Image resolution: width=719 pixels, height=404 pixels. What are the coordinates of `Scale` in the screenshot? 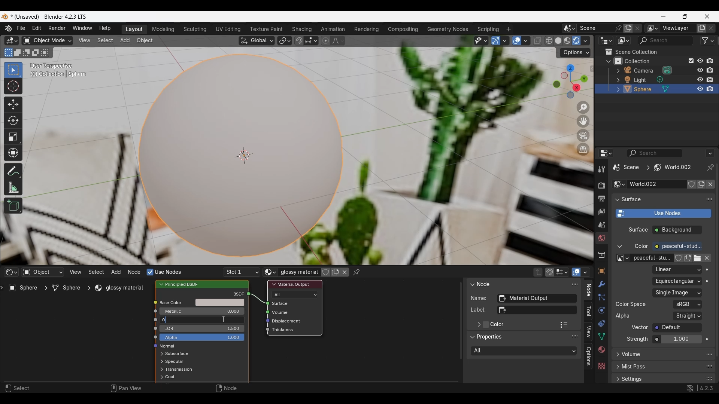 It's located at (13, 137).